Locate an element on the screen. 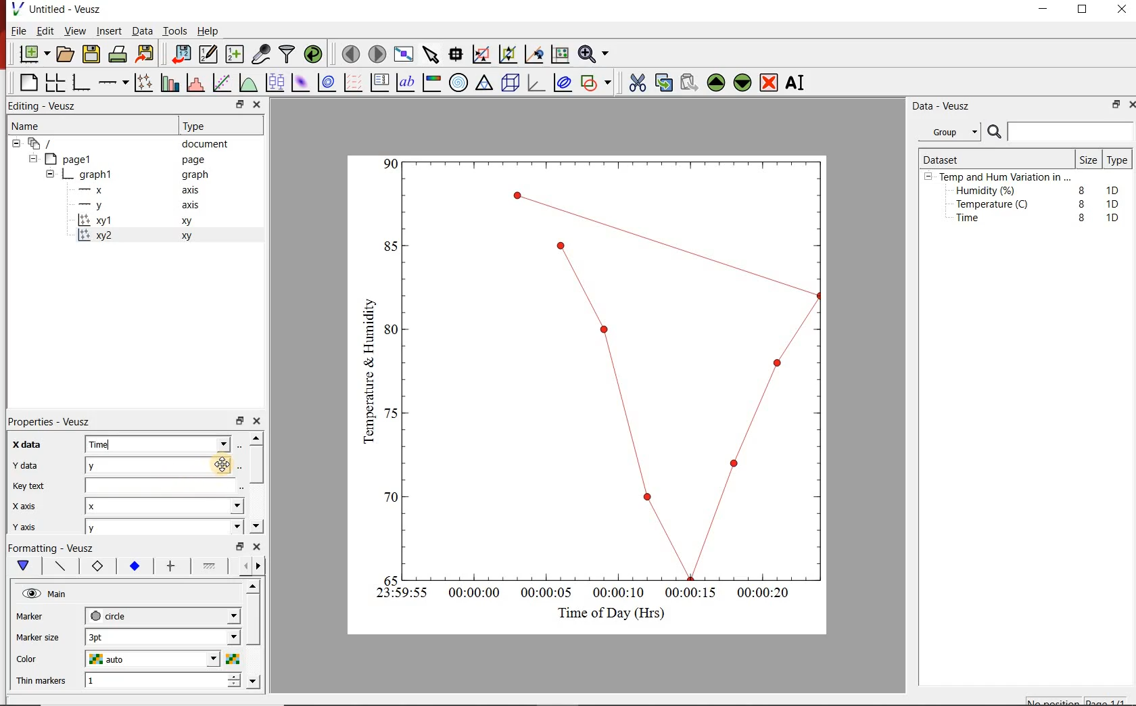 This screenshot has height=706, width=1136. Type is located at coordinates (203, 126).